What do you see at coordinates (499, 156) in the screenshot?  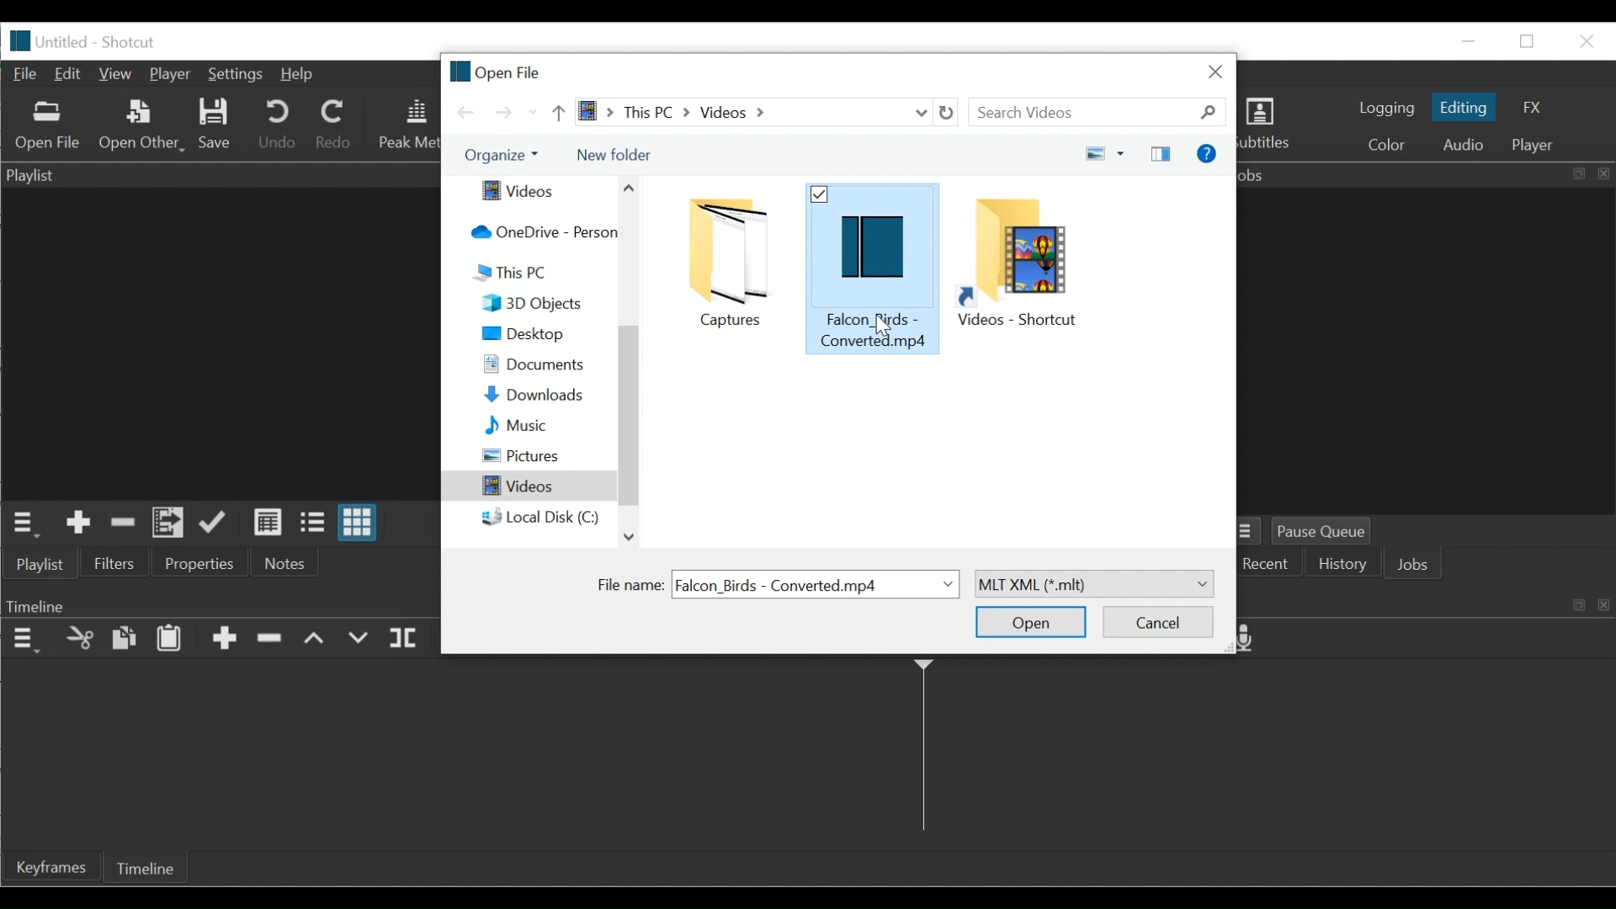 I see `Organize` at bounding box center [499, 156].